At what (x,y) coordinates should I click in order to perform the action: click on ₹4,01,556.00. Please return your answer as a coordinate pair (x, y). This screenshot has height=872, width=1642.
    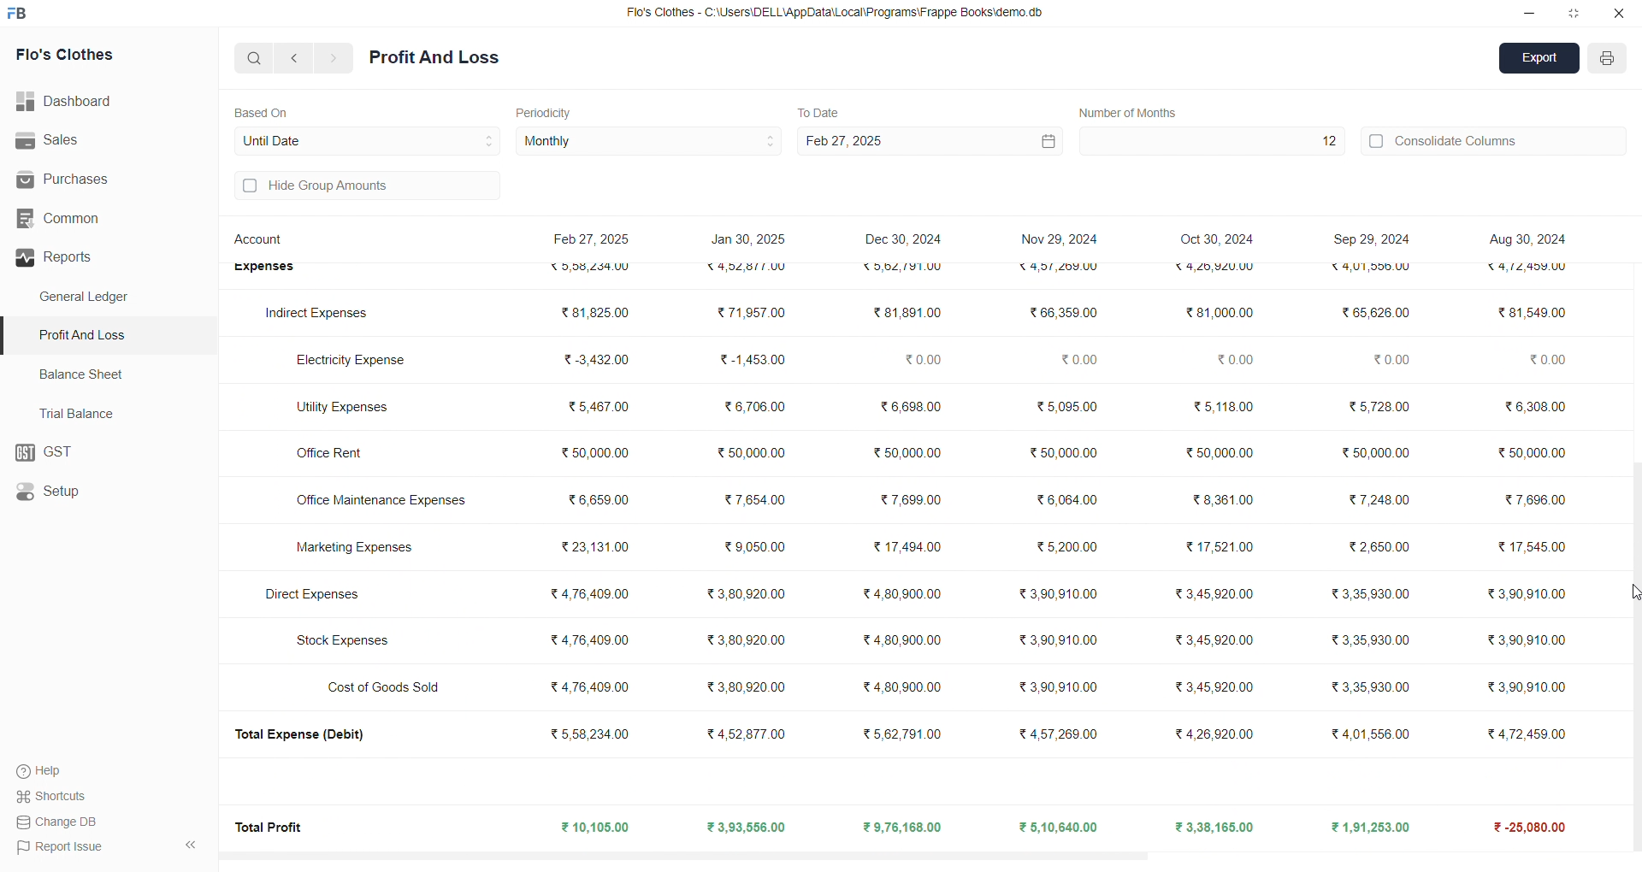
    Looking at the image, I should click on (1364, 270).